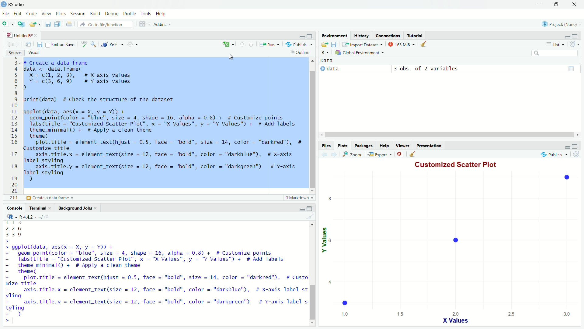  Describe the element at coordinates (40, 208) in the screenshot. I see `Terminal` at that location.